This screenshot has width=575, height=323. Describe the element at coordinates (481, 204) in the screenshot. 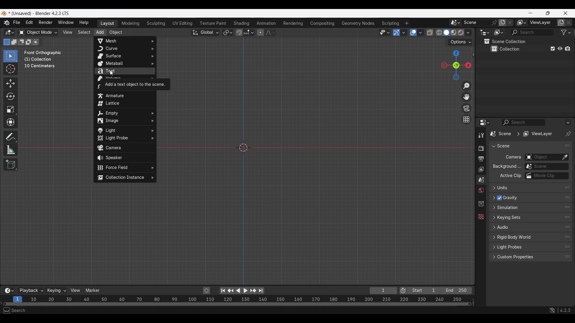

I see `Collection` at that location.